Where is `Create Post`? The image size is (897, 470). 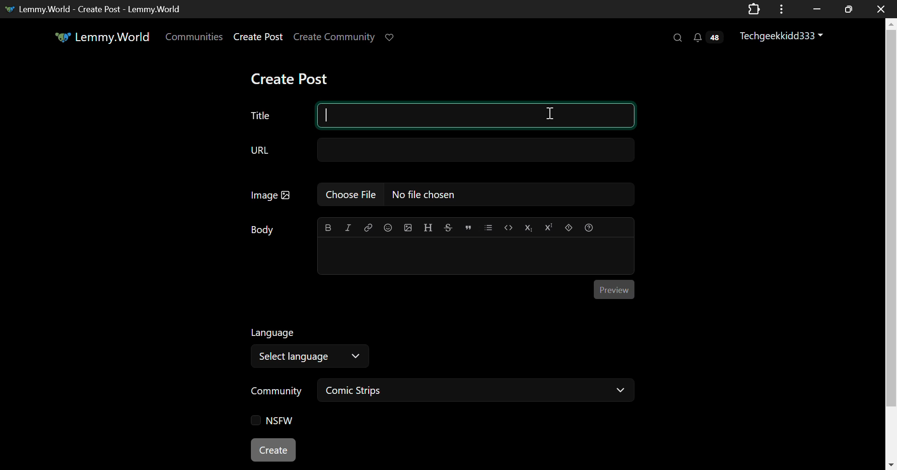 Create Post is located at coordinates (293, 78).